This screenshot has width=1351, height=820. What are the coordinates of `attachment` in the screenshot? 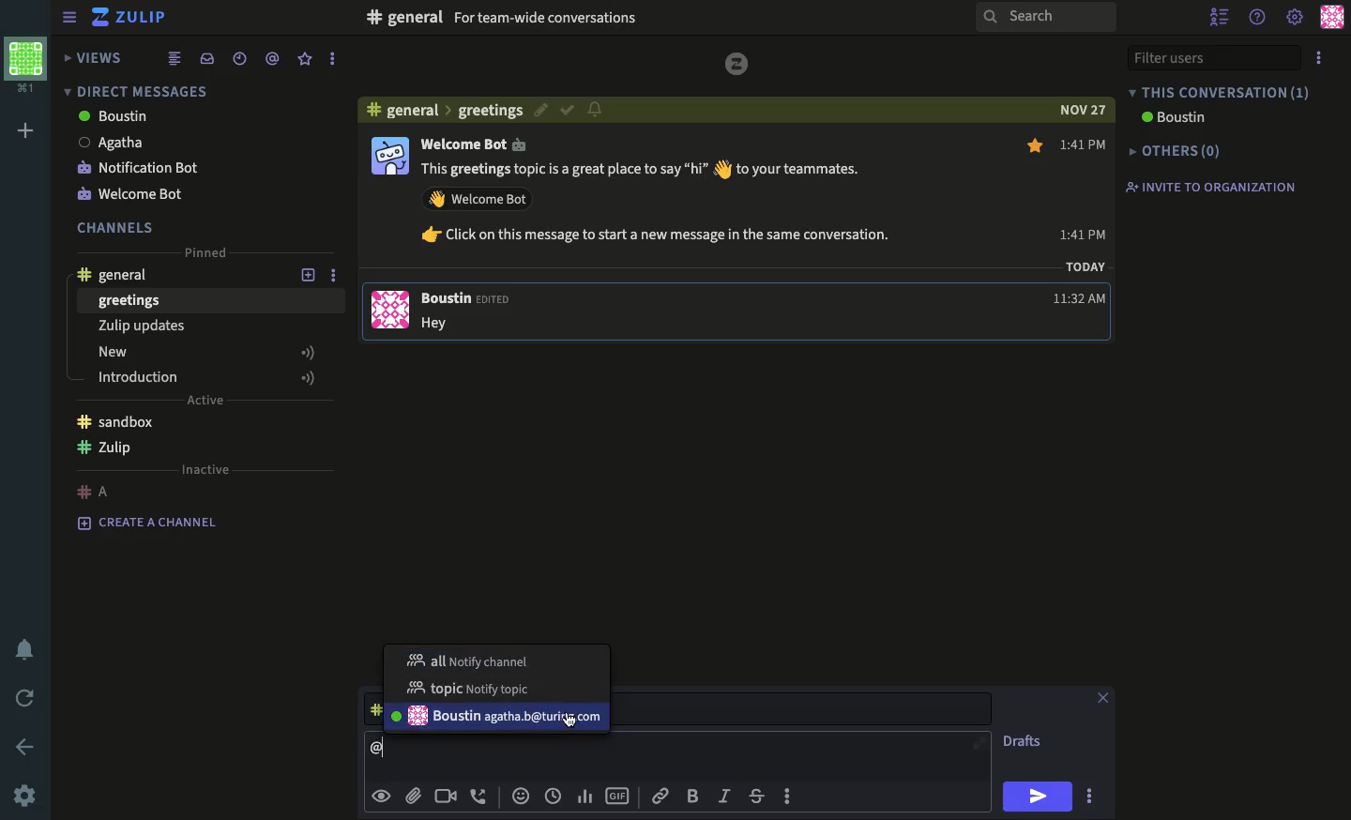 It's located at (414, 797).